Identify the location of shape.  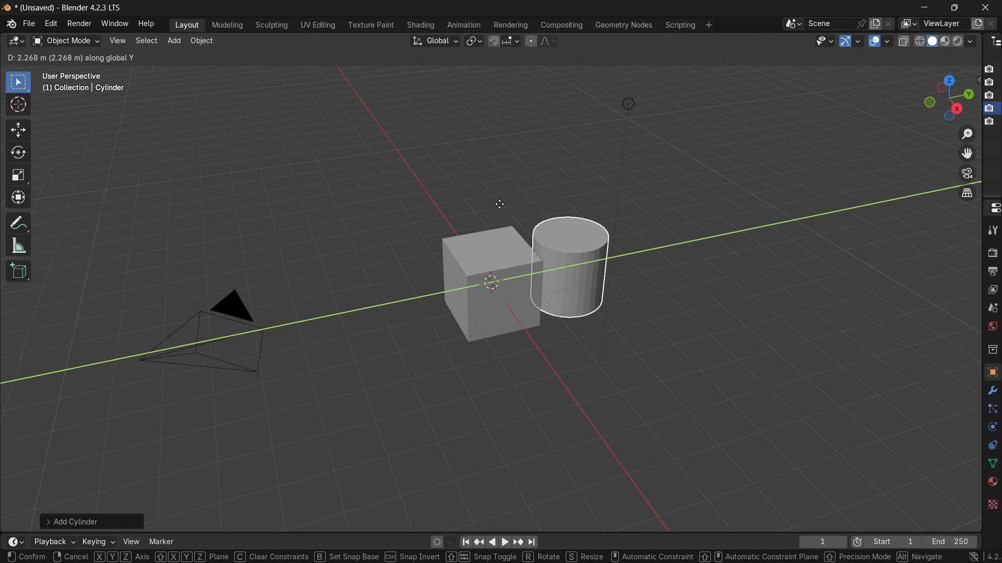
(989, 462).